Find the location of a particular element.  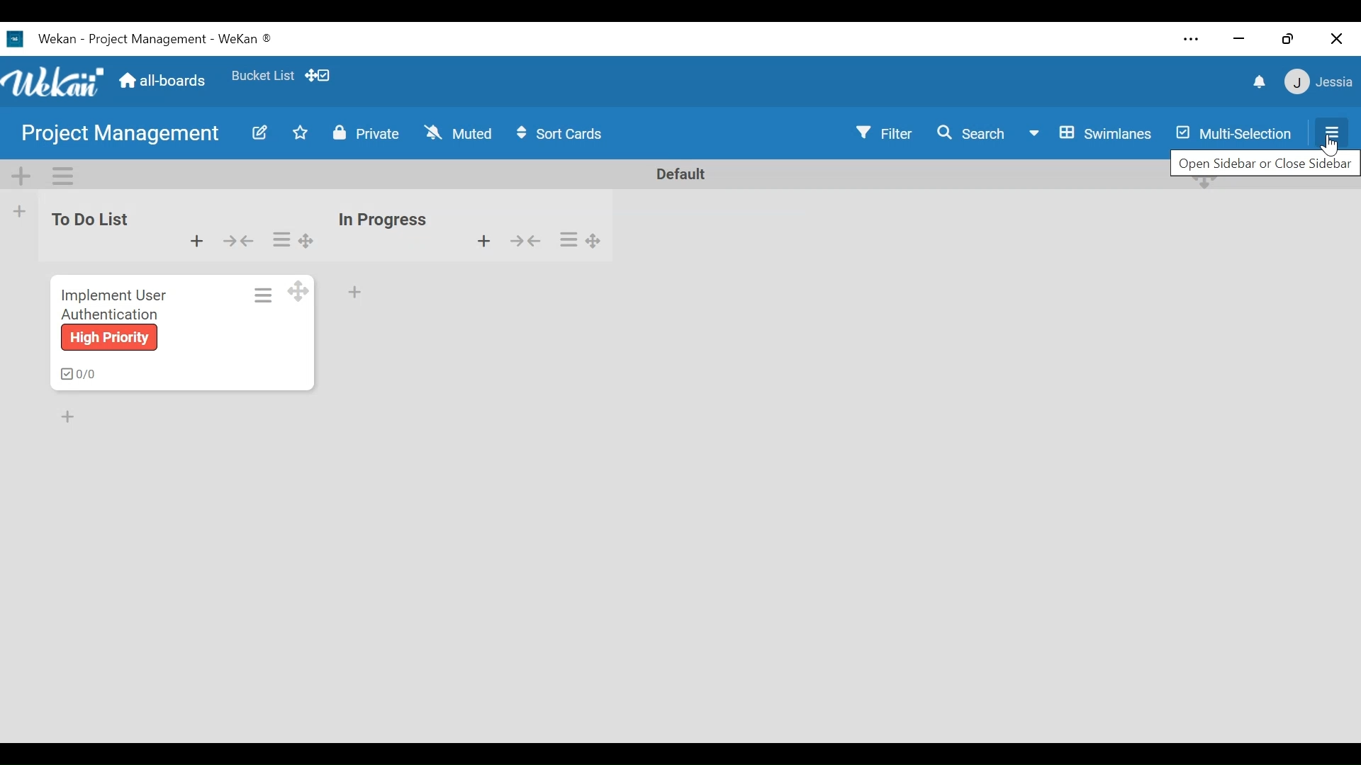

Add card Bottom of the list is located at coordinates (354, 290).